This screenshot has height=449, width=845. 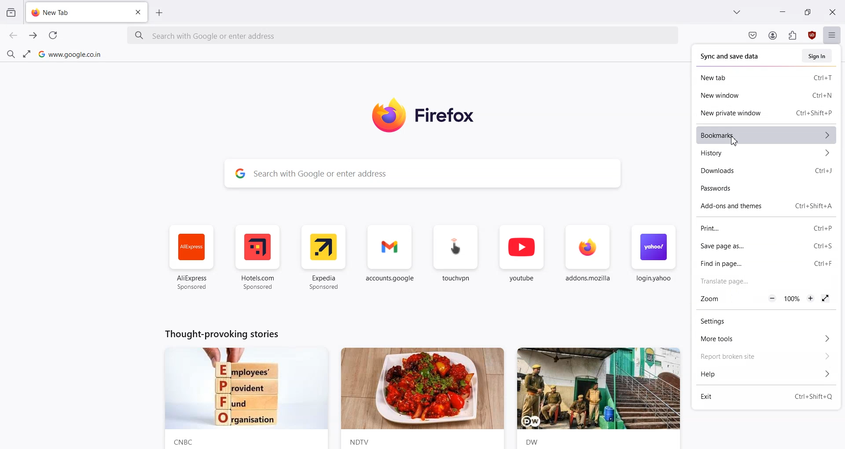 What do you see at coordinates (52, 35) in the screenshot?
I see `Refresh` at bounding box center [52, 35].